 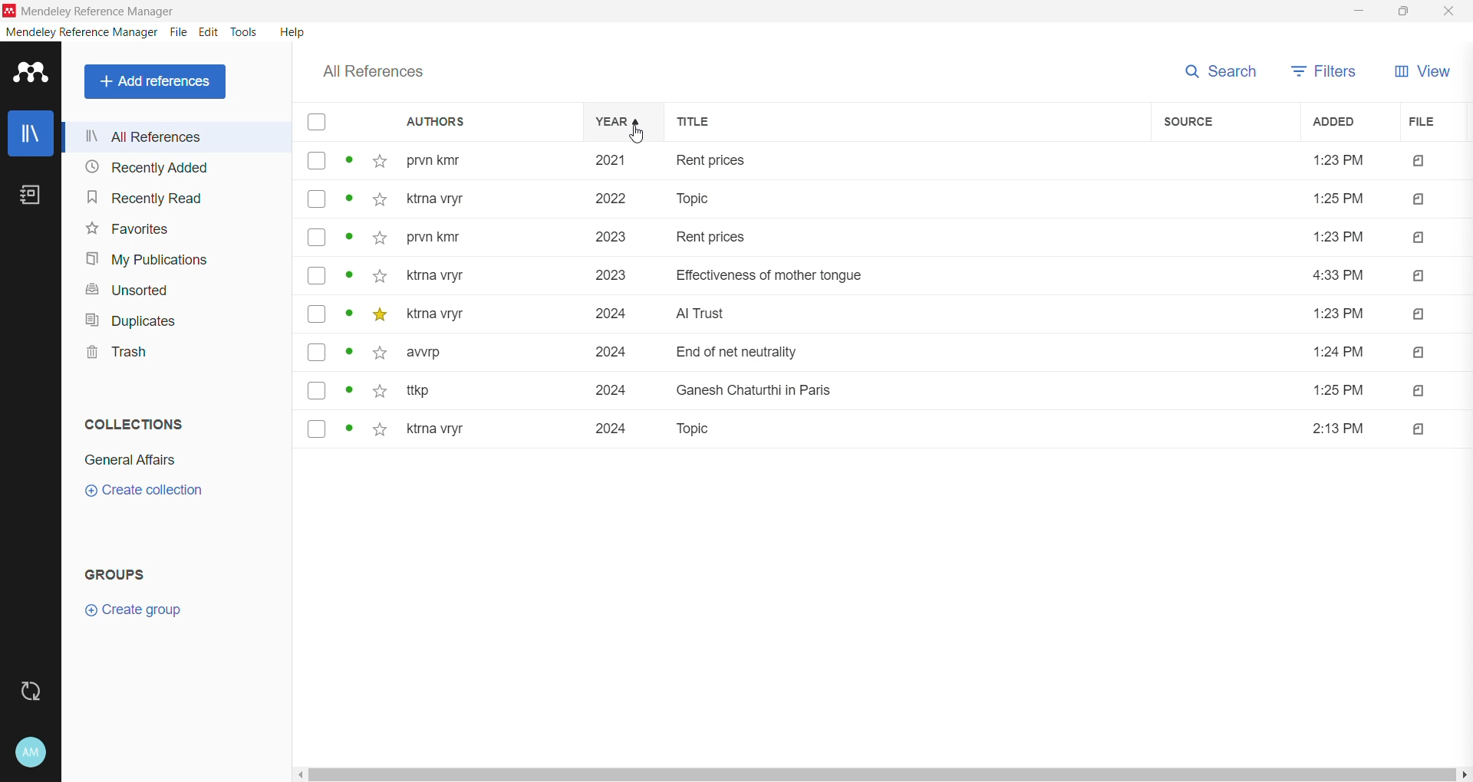 I want to click on select, so click(x=316, y=199).